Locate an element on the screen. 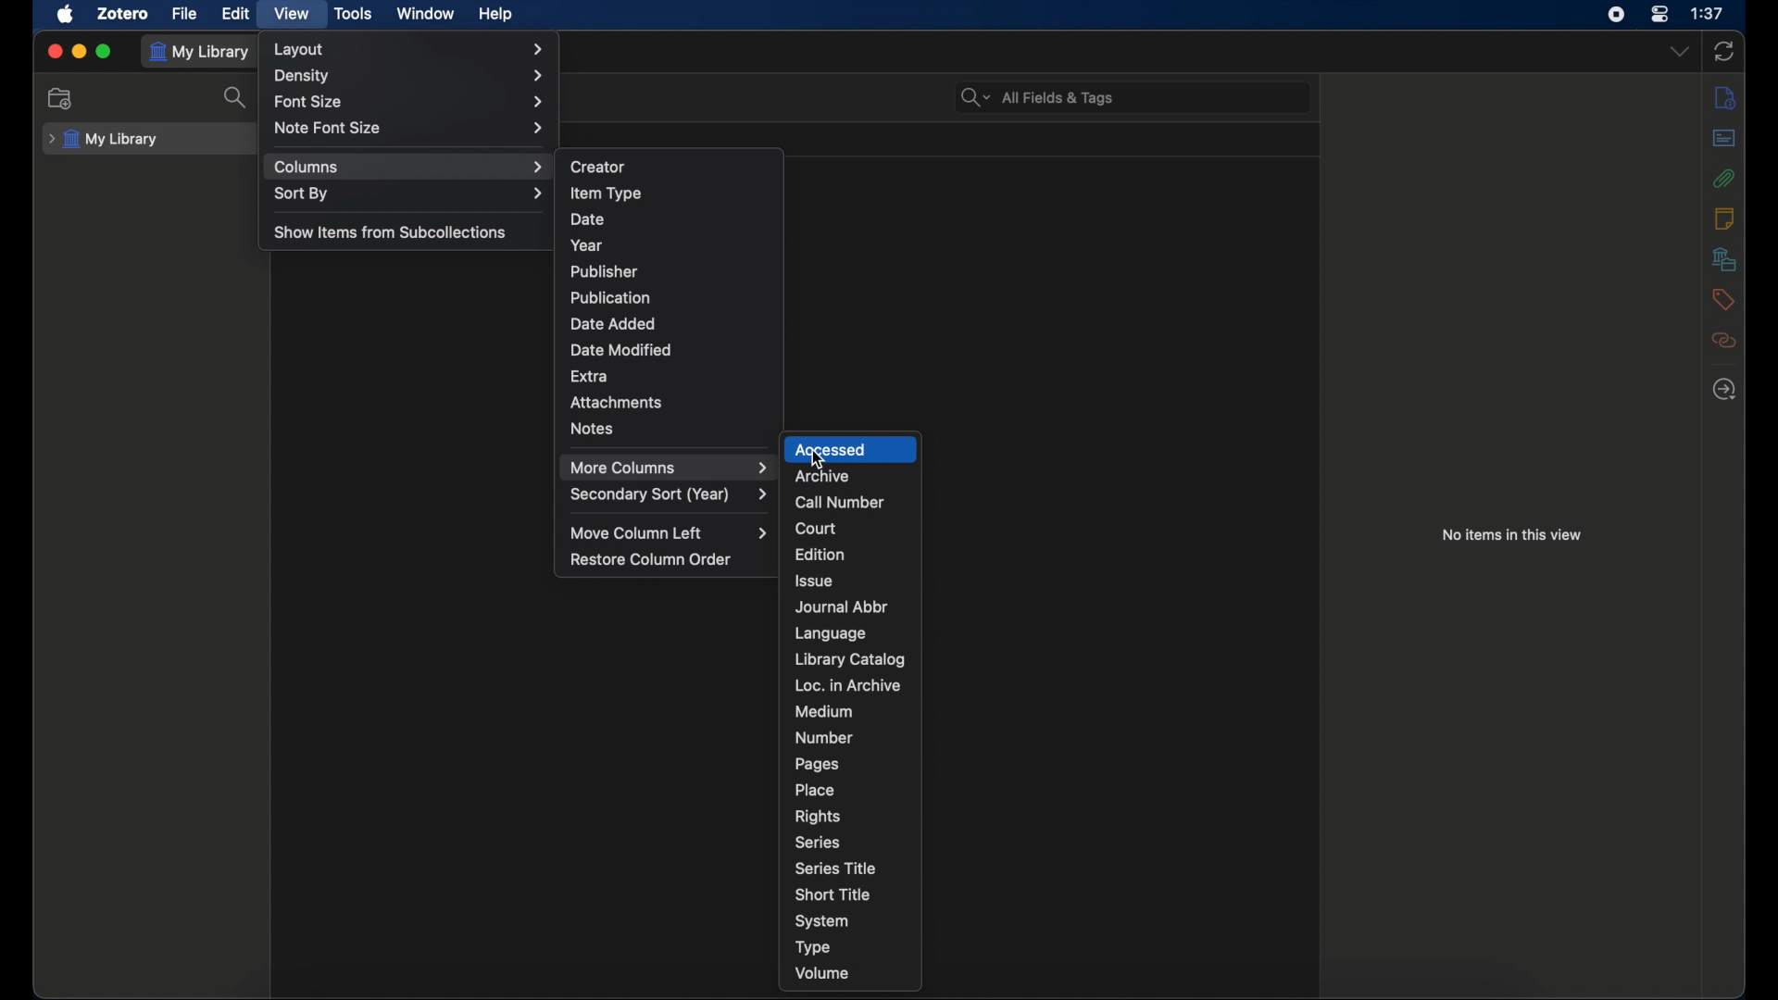 This screenshot has width=1778, height=1000. my library is located at coordinates (204, 53).